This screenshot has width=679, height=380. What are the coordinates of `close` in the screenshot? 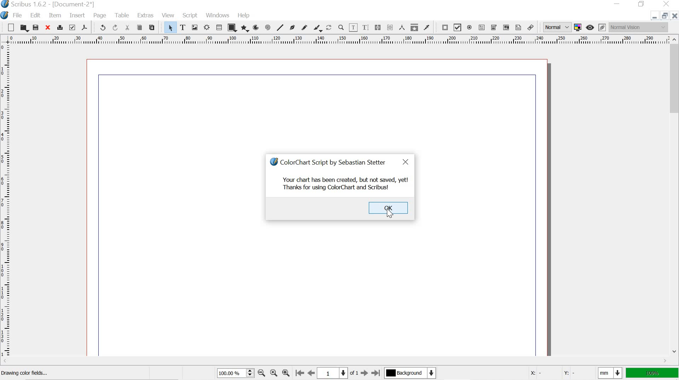 It's located at (665, 4).